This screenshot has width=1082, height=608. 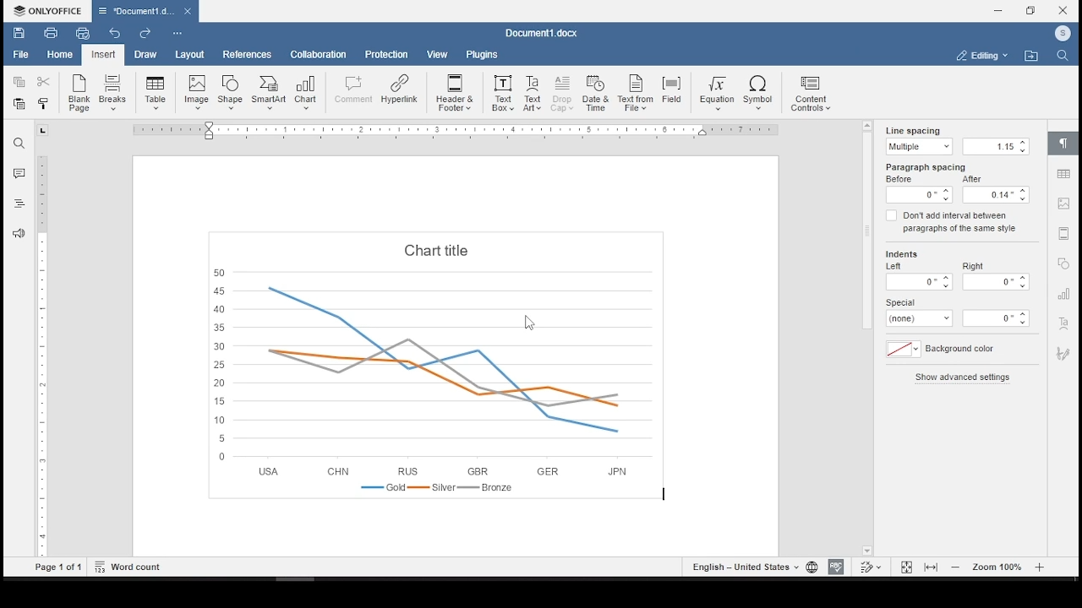 What do you see at coordinates (863, 339) in the screenshot?
I see `scroll bar` at bounding box center [863, 339].